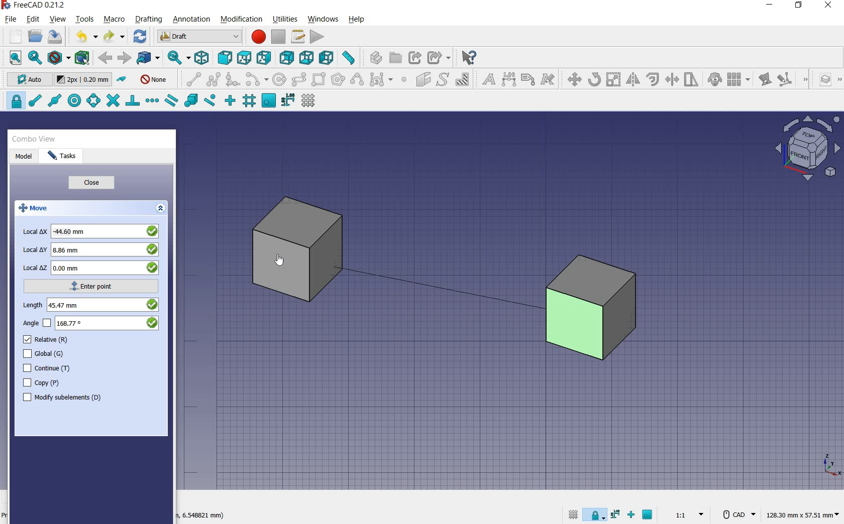  What do you see at coordinates (806, 80) in the screenshot?
I see `draft modification tools` at bounding box center [806, 80].